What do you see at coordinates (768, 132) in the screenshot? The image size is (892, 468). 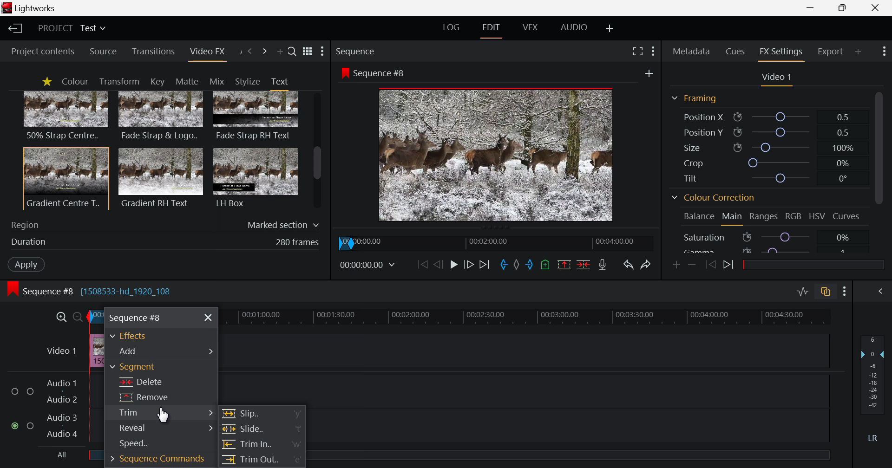 I see `Position Y` at bounding box center [768, 132].